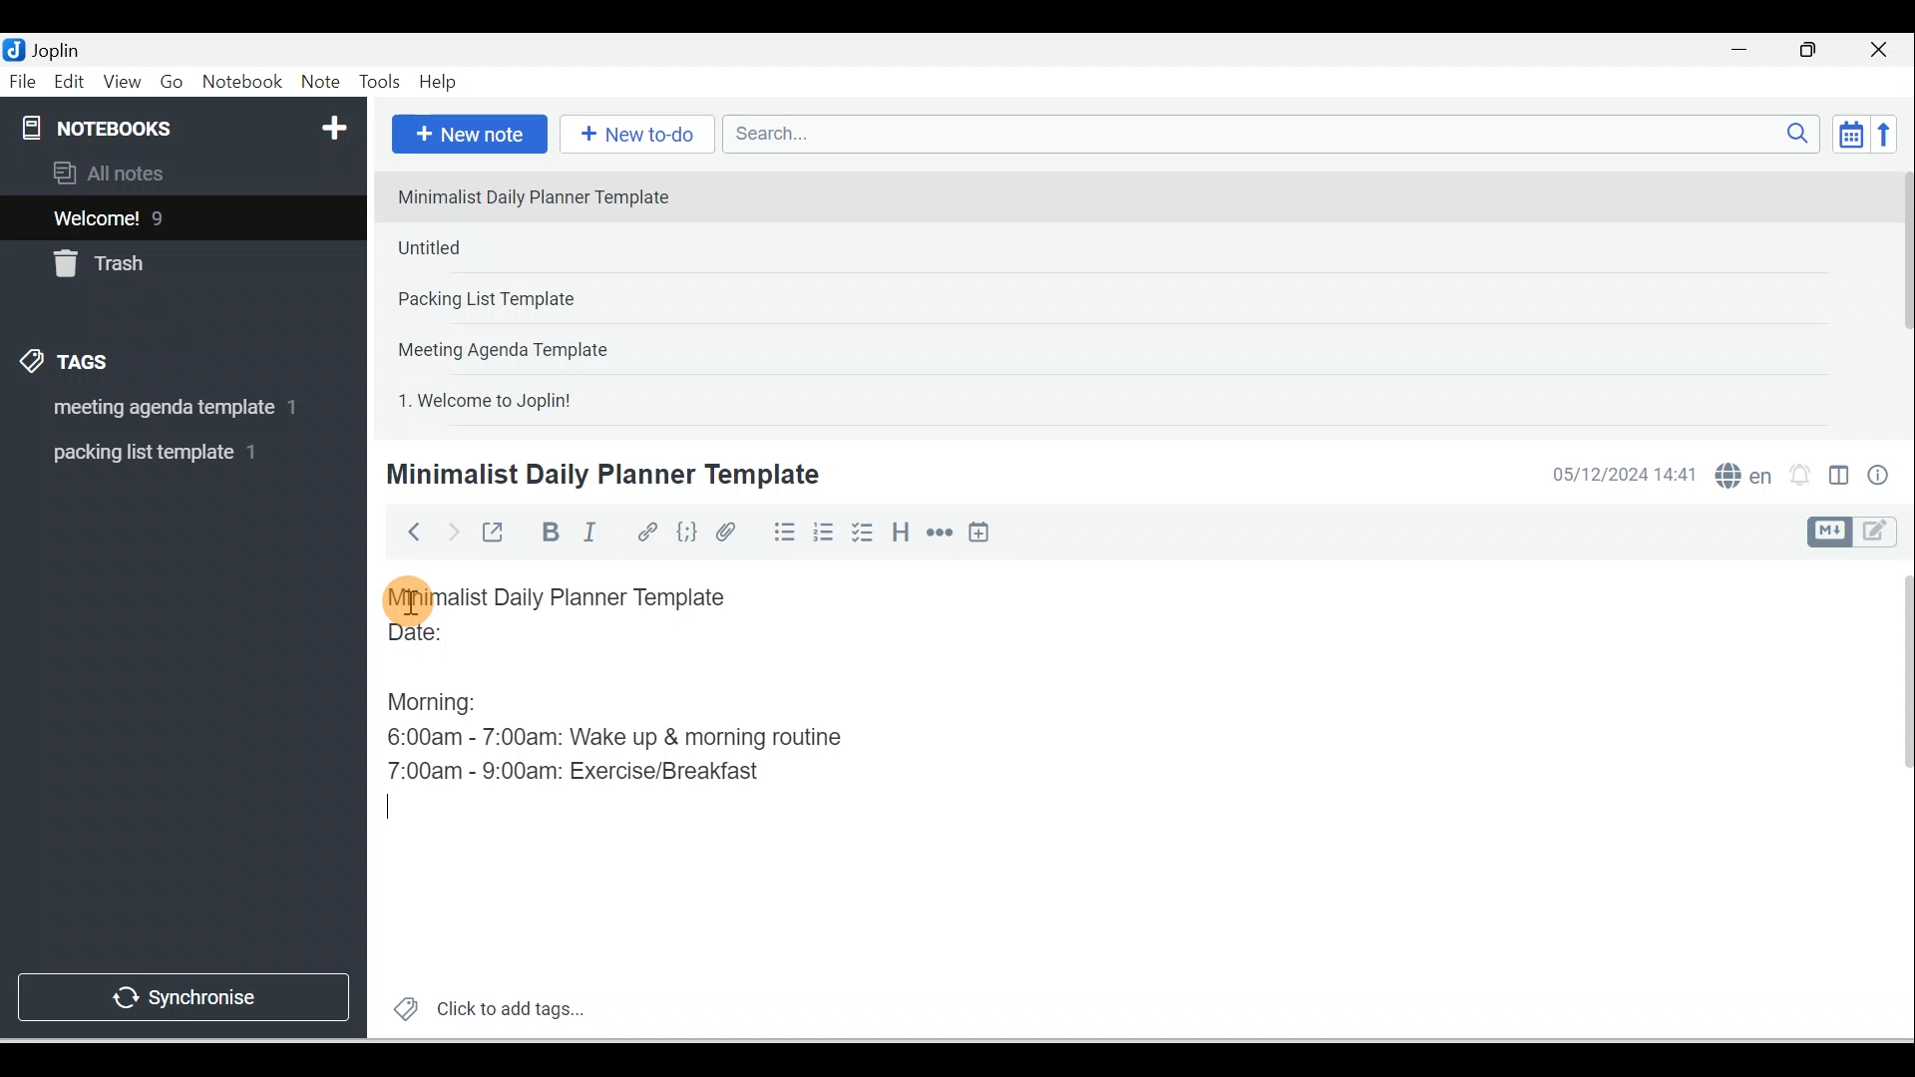 The image size is (1915, 1077). I want to click on Date & time, so click(1621, 475).